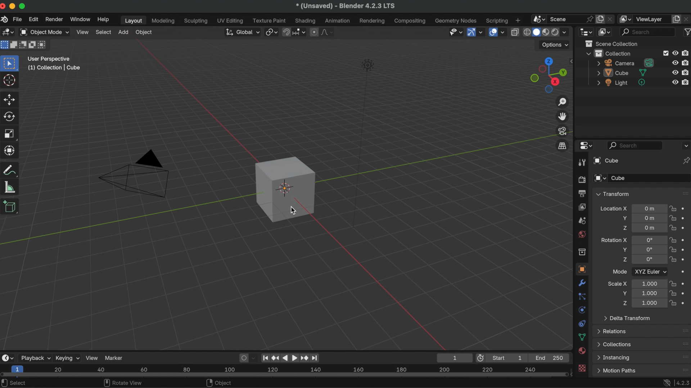  Describe the element at coordinates (686, 82) in the screenshot. I see `disable in render` at that location.